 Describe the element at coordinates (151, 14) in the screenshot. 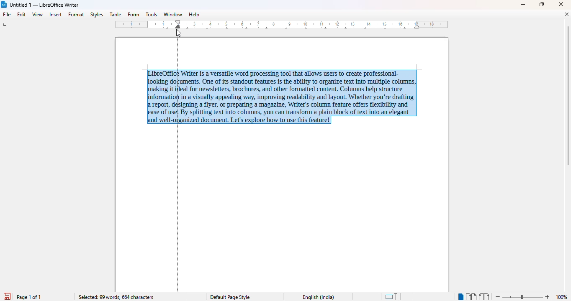

I see `tools` at that location.